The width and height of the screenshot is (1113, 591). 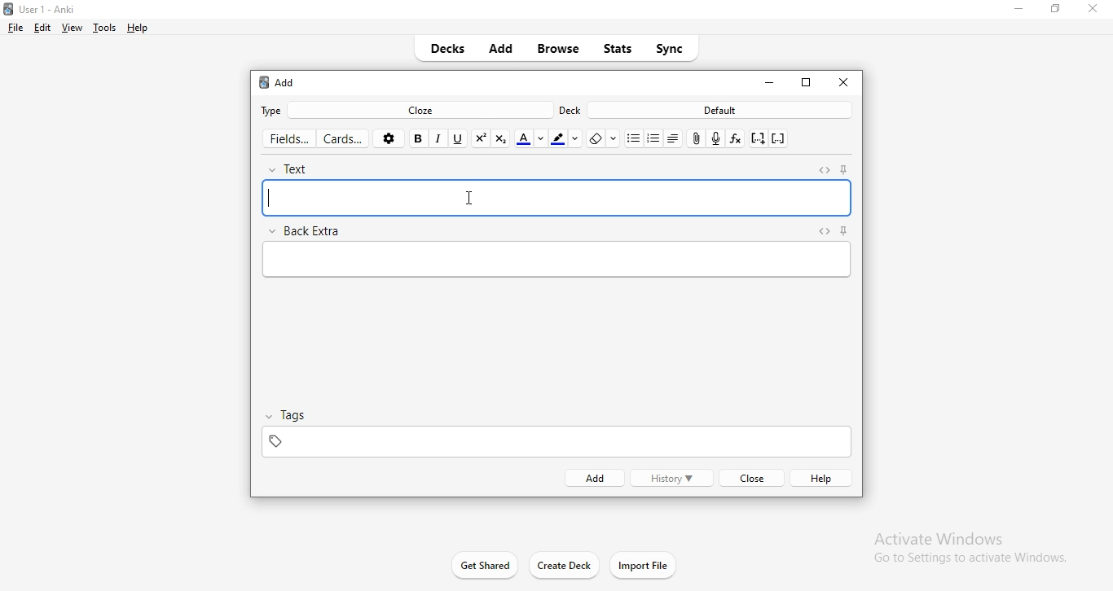 I want to click on tag box, so click(x=552, y=440).